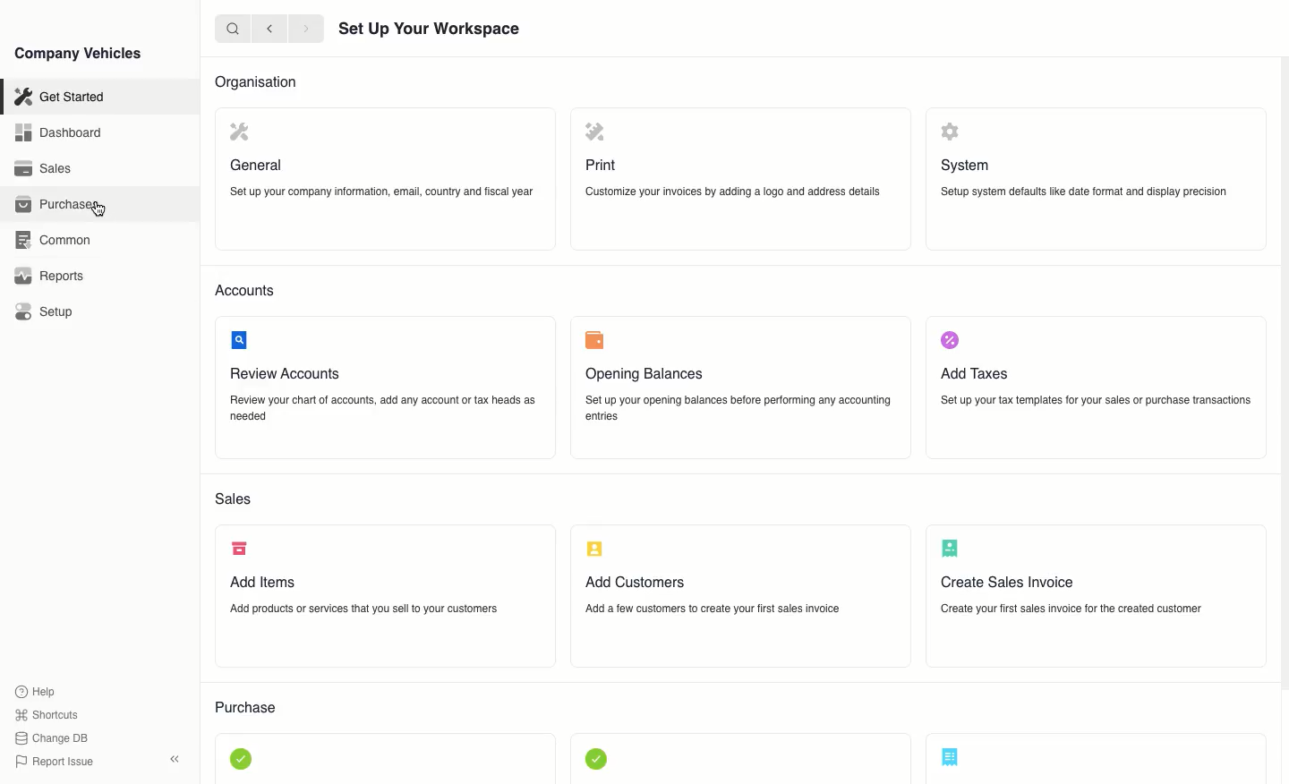 The height and width of the screenshot is (784, 1289). I want to click on System, so click(966, 166).